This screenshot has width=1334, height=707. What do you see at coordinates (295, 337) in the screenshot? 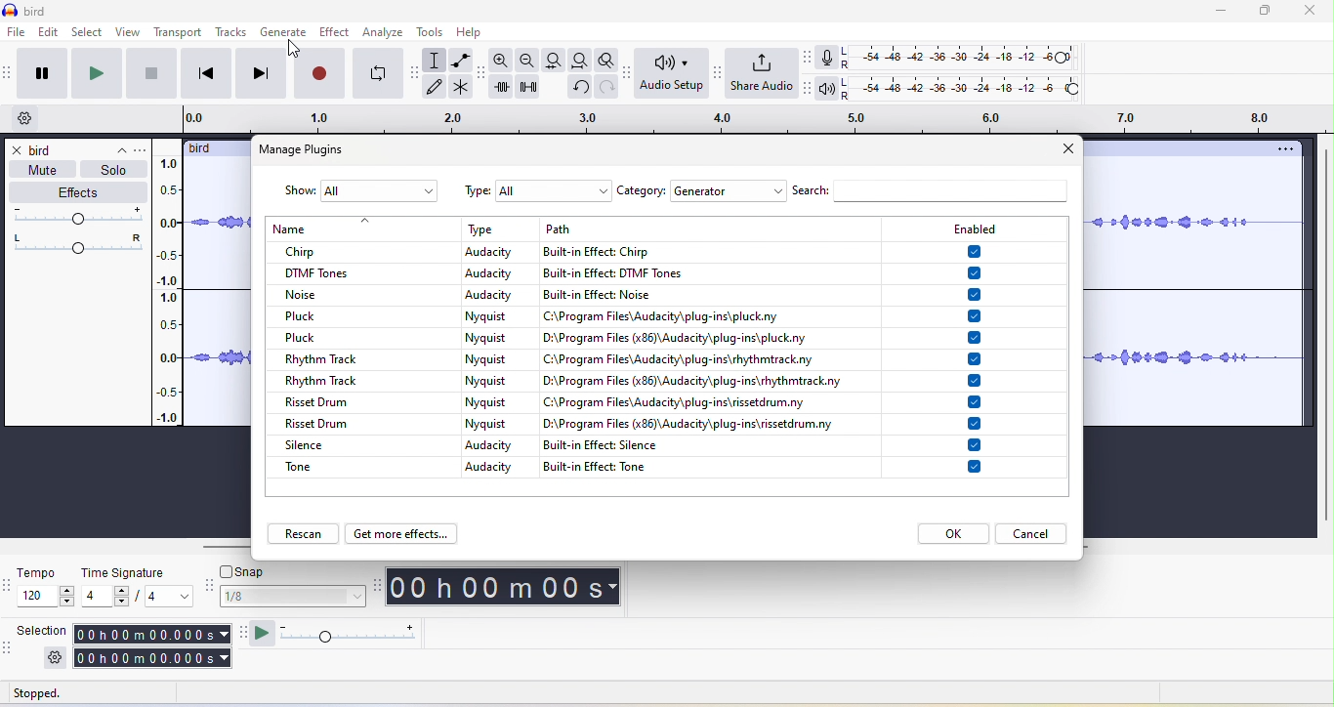
I see `pluck` at bounding box center [295, 337].